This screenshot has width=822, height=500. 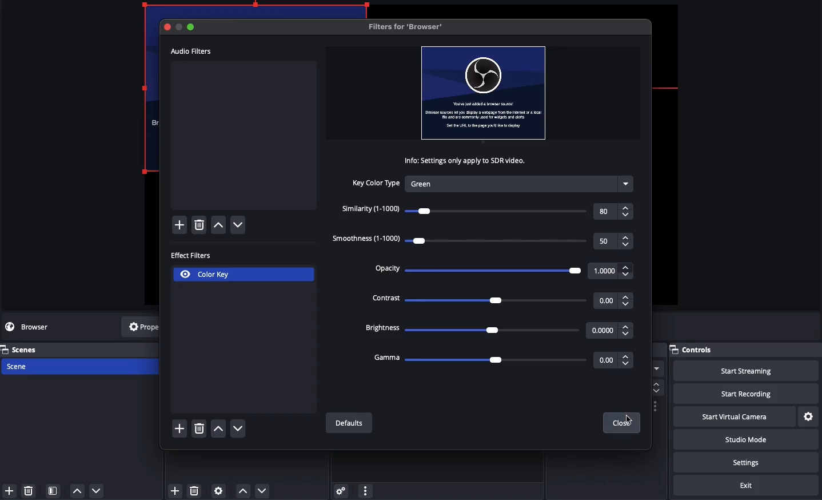 What do you see at coordinates (220, 226) in the screenshot?
I see `up` at bounding box center [220, 226].